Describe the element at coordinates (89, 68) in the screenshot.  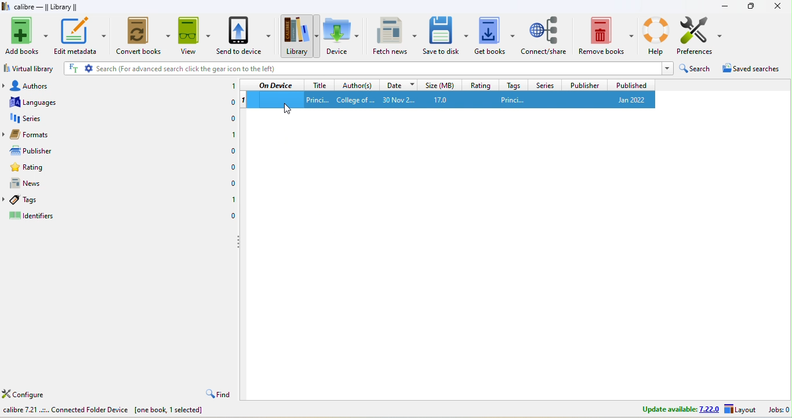
I see `settings` at that location.